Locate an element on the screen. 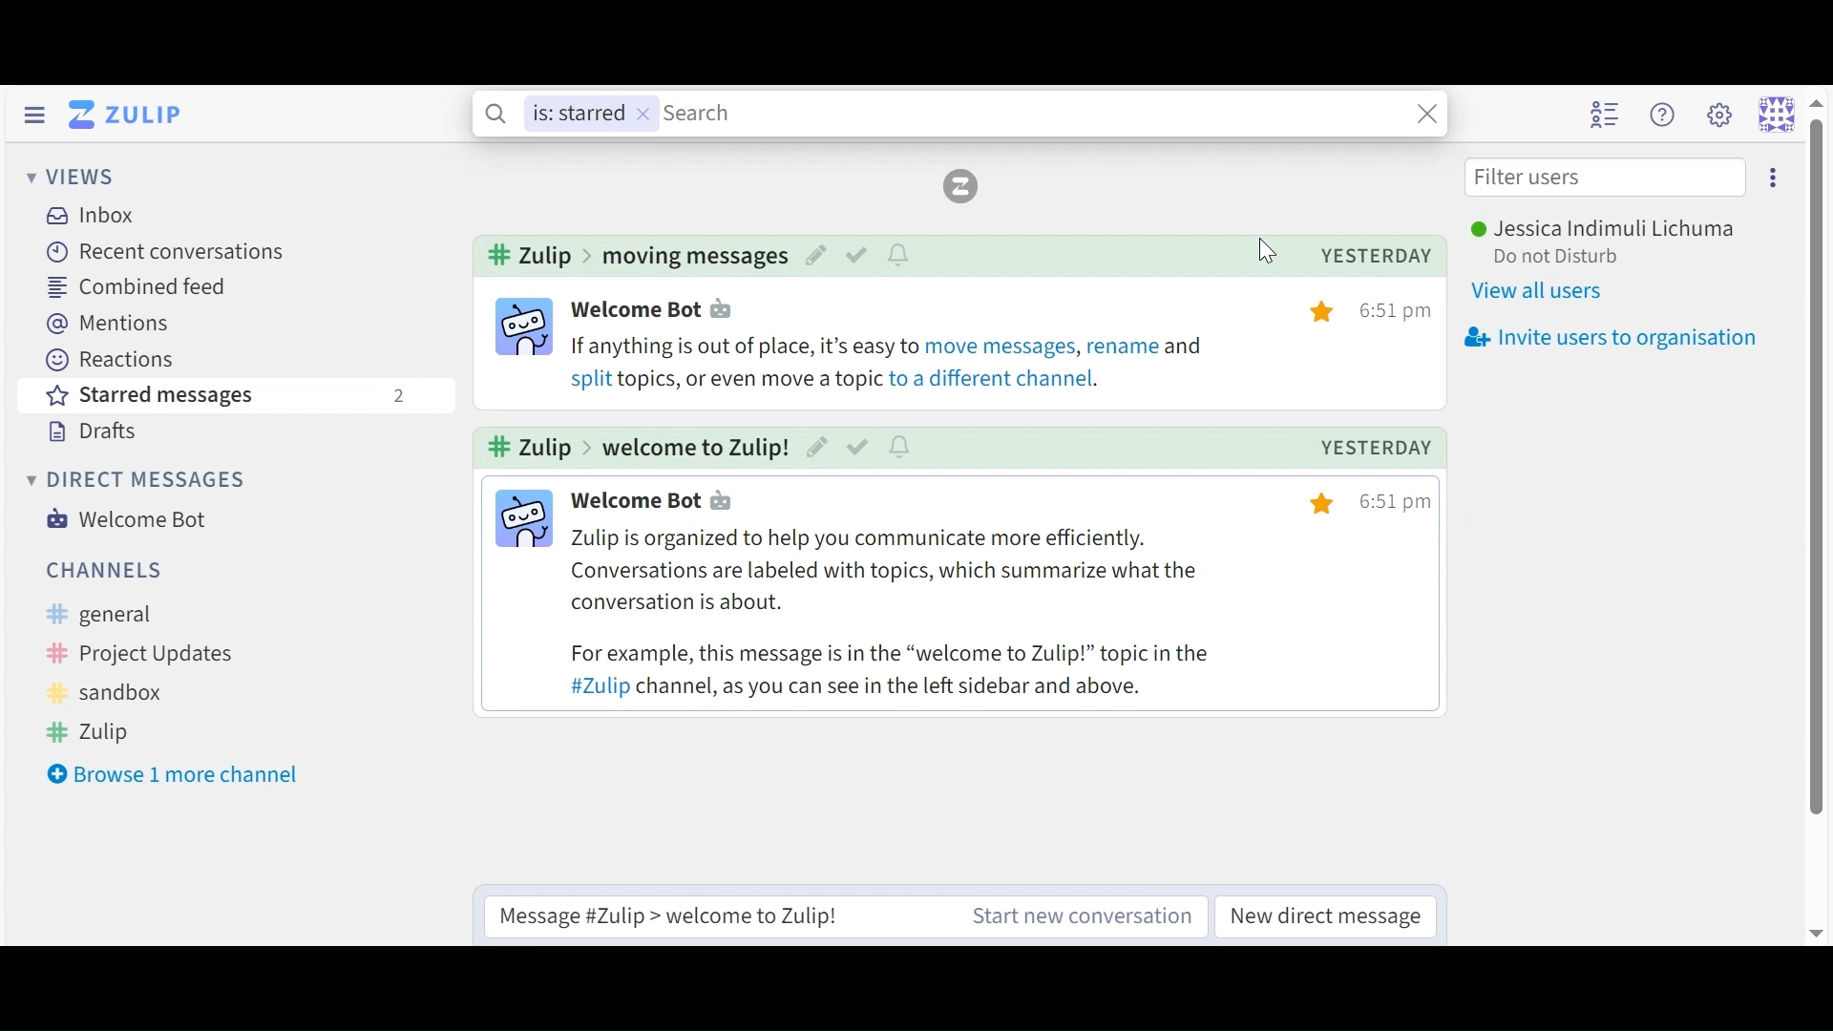  Cursor is located at coordinates (1266, 252).